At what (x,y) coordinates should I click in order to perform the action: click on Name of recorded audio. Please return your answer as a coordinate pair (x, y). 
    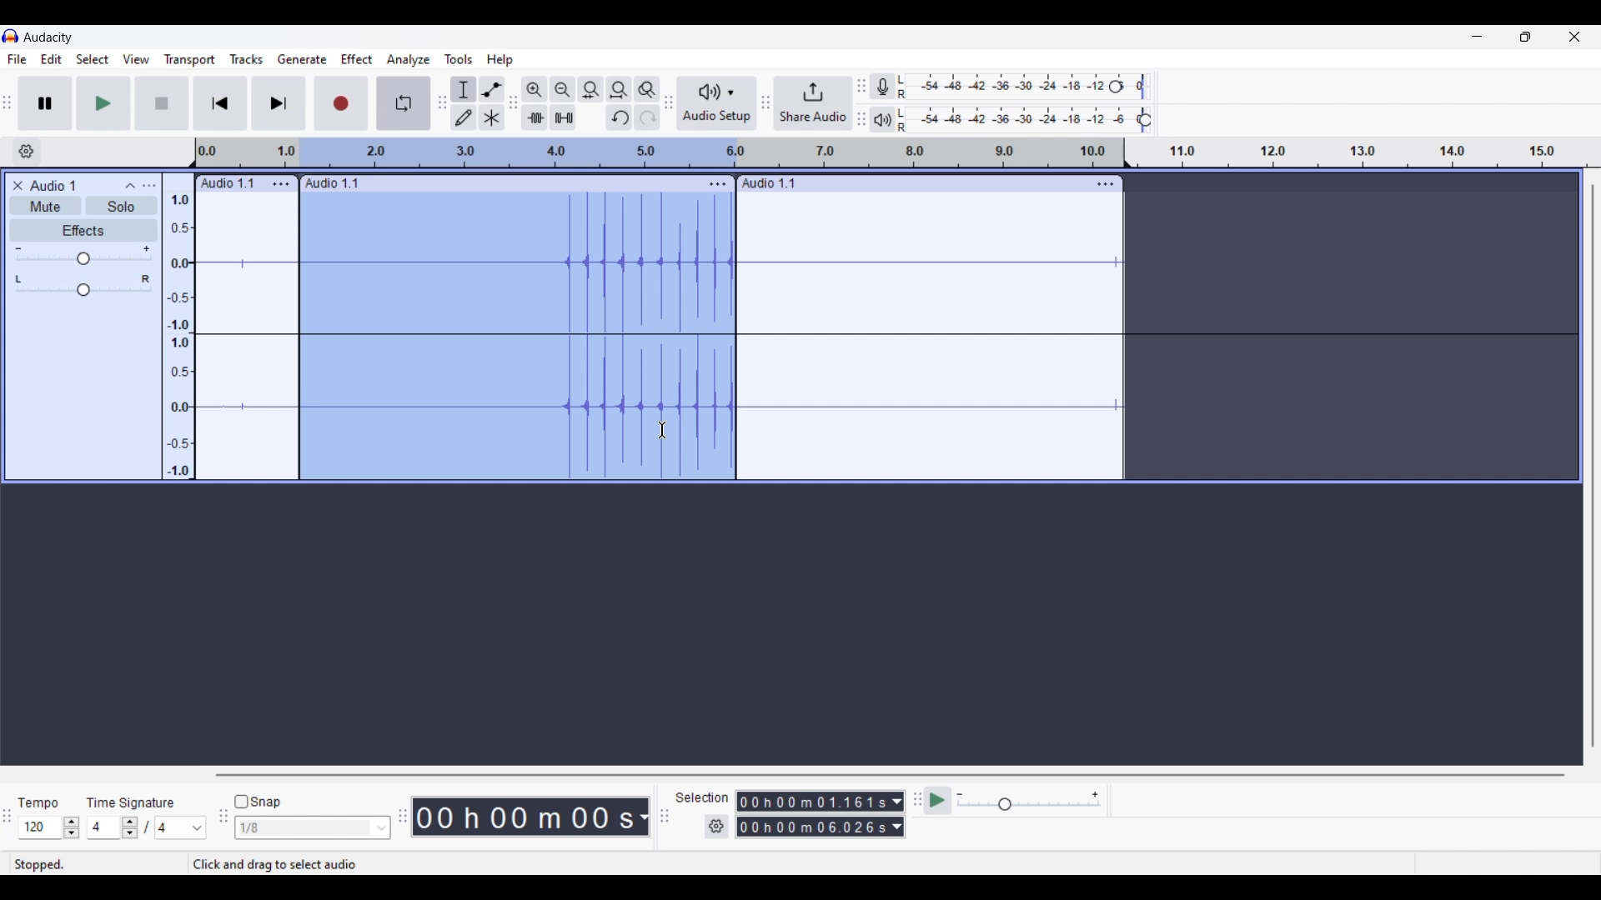
    Looking at the image, I should click on (226, 183).